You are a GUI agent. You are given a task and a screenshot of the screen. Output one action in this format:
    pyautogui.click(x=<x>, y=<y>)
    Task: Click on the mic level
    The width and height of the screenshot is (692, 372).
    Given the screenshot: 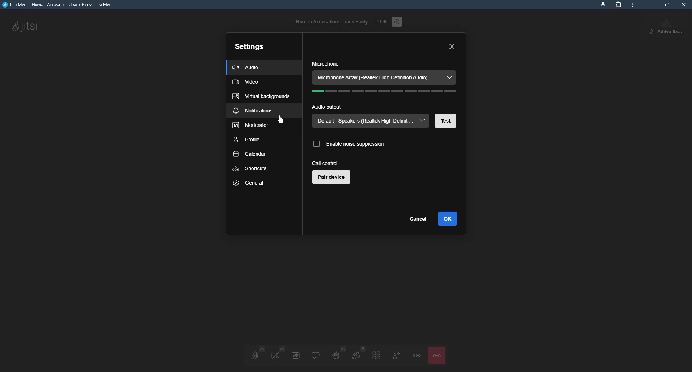 What is the action you would take?
    pyautogui.click(x=384, y=93)
    